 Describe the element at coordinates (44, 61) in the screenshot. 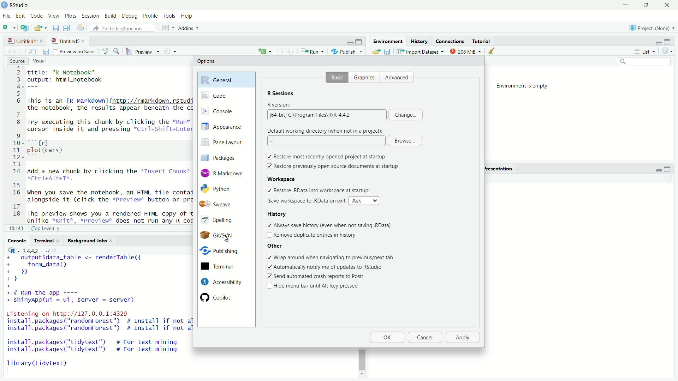

I see `Visual` at that location.